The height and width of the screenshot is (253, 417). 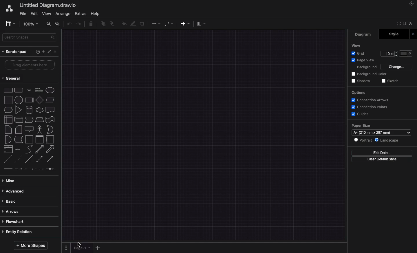 I want to click on general, so click(x=11, y=78).